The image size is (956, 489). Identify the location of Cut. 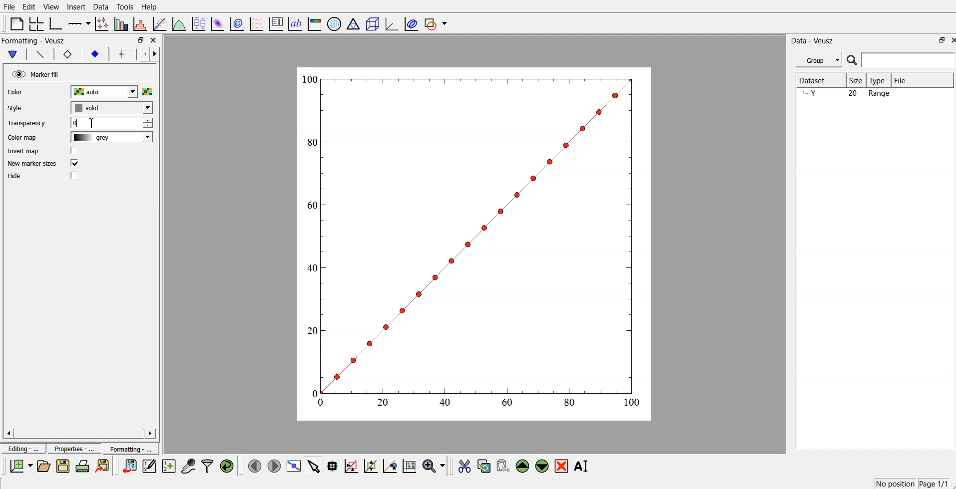
(465, 466).